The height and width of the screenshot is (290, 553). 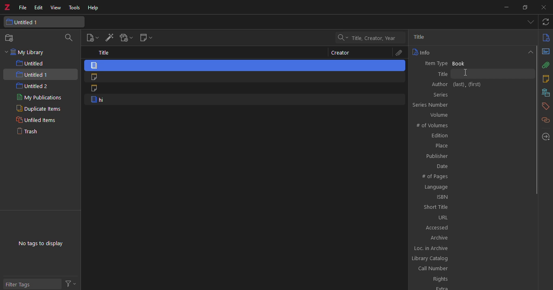 What do you see at coordinates (546, 105) in the screenshot?
I see `tags` at bounding box center [546, 105].